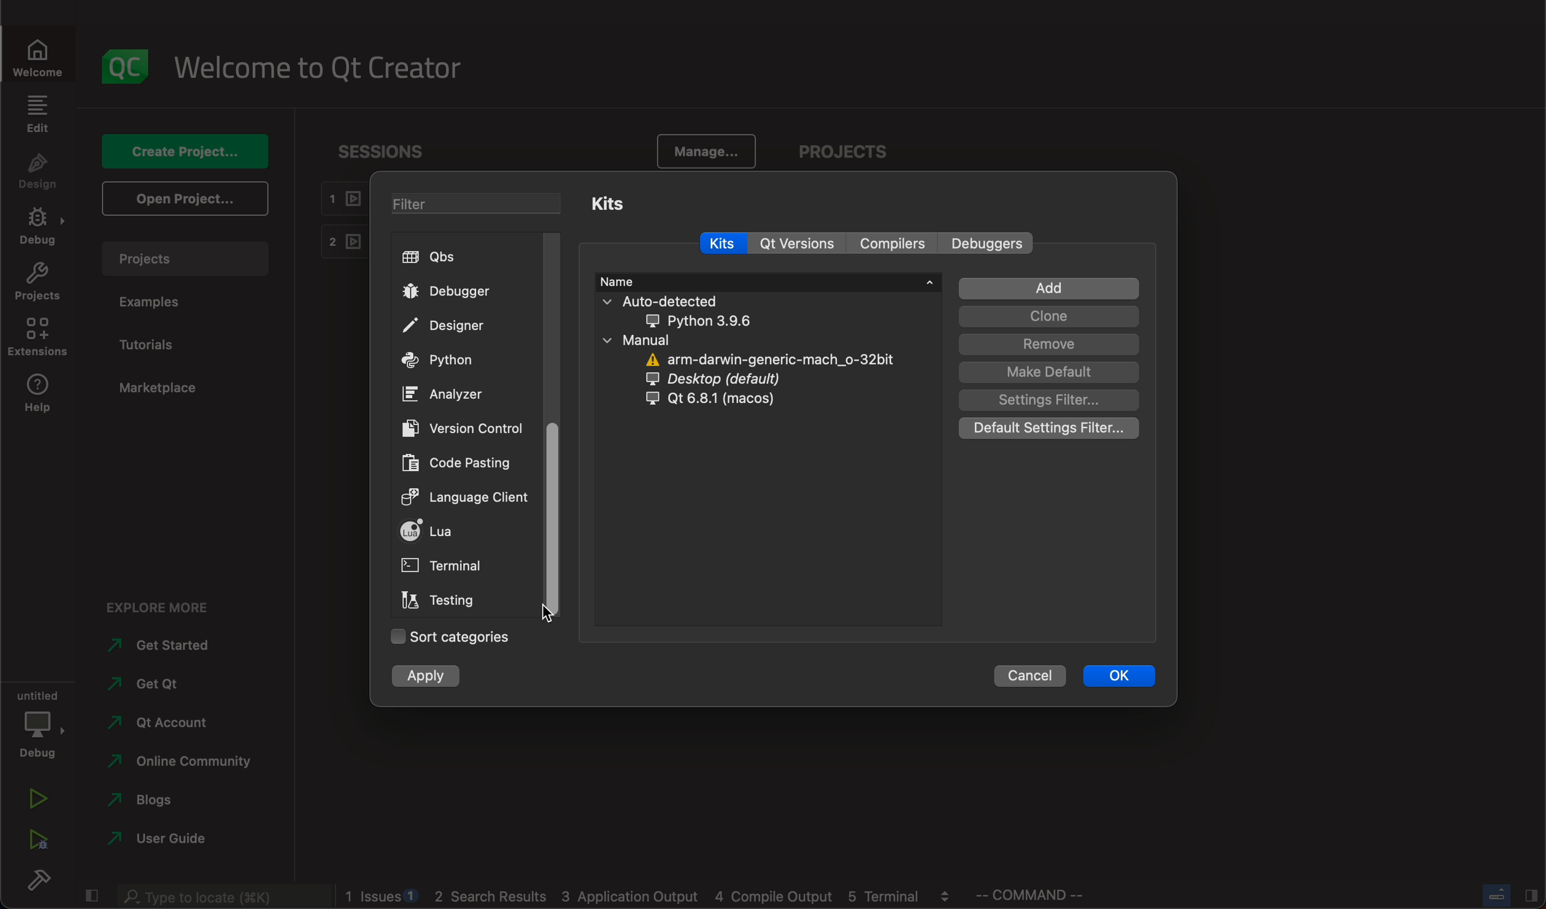  I want to click on terminal, so click(442, 567).